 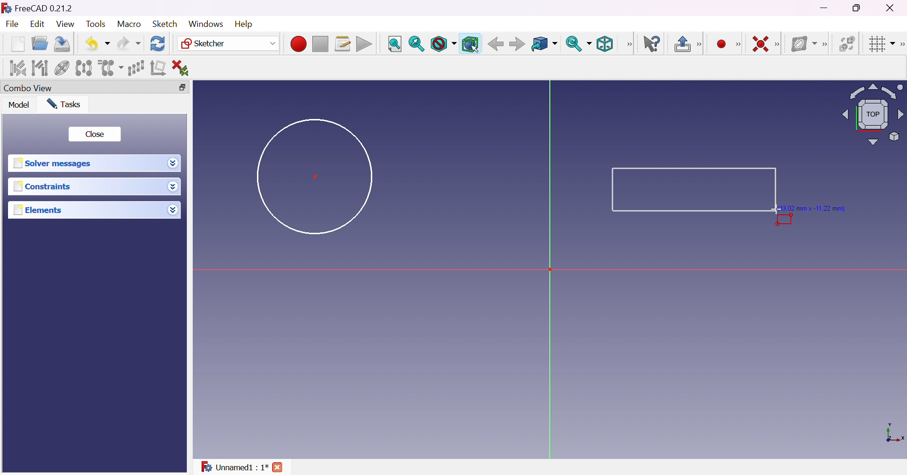 What do you see at coordinates (881, 43) in the screenshot?
I see `Toggle grid` at bounding box center [881, 43].